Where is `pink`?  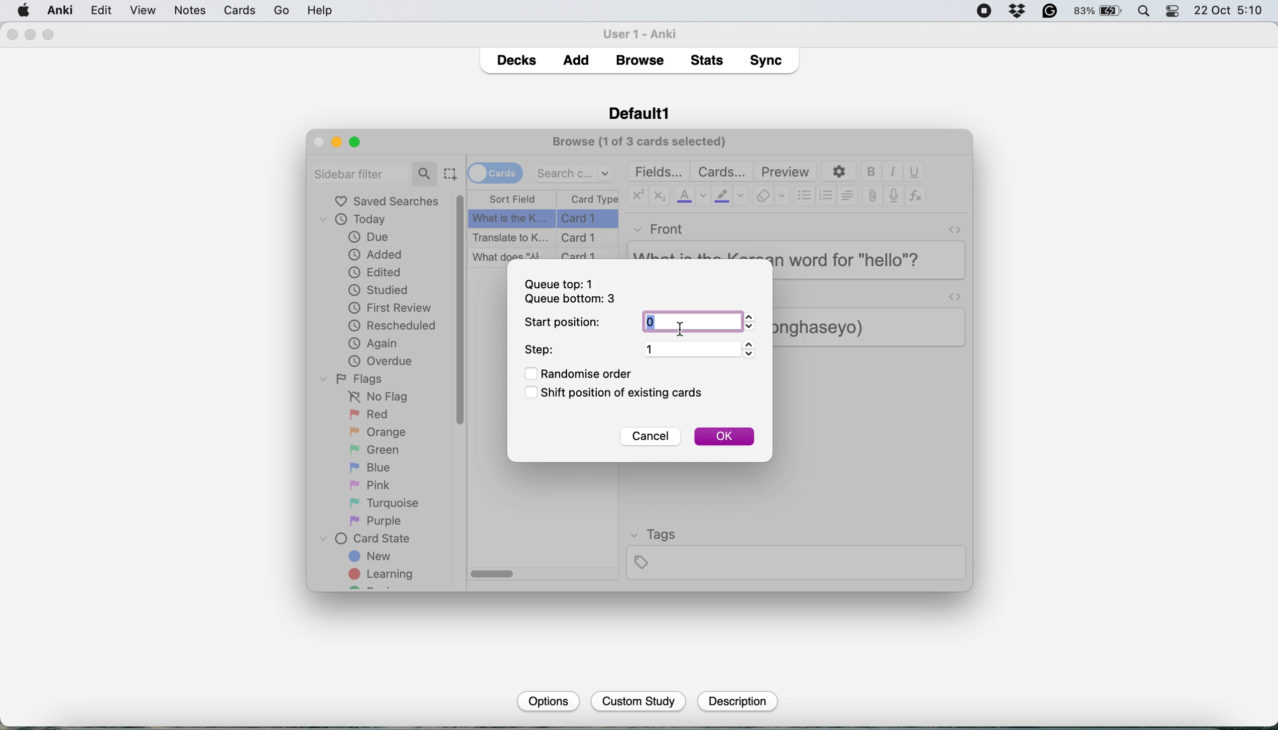 pink is located at coordinates (372, 484).